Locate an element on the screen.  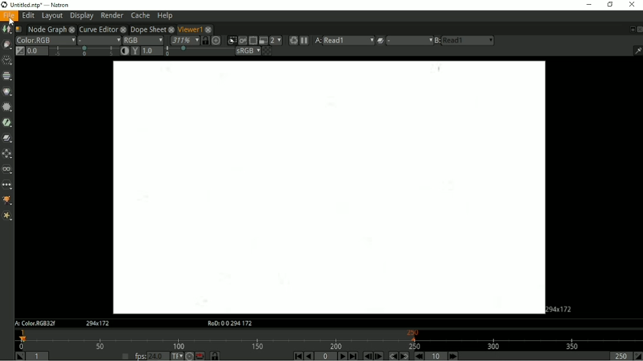
Node Graph is located at coordinates (46, 29).